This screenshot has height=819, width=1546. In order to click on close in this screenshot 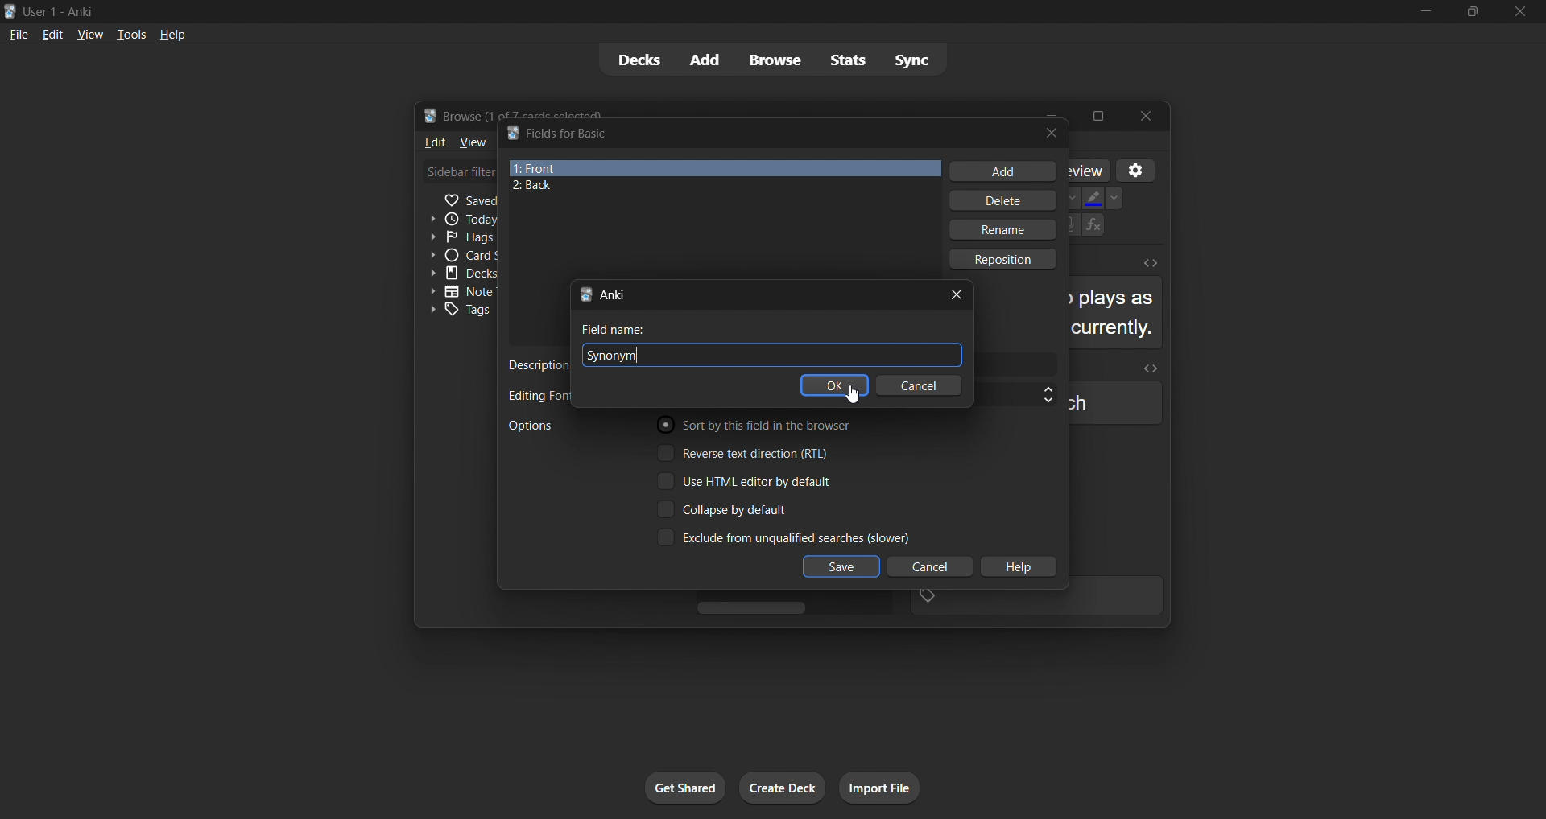, I will do `click(1518, 12)`.